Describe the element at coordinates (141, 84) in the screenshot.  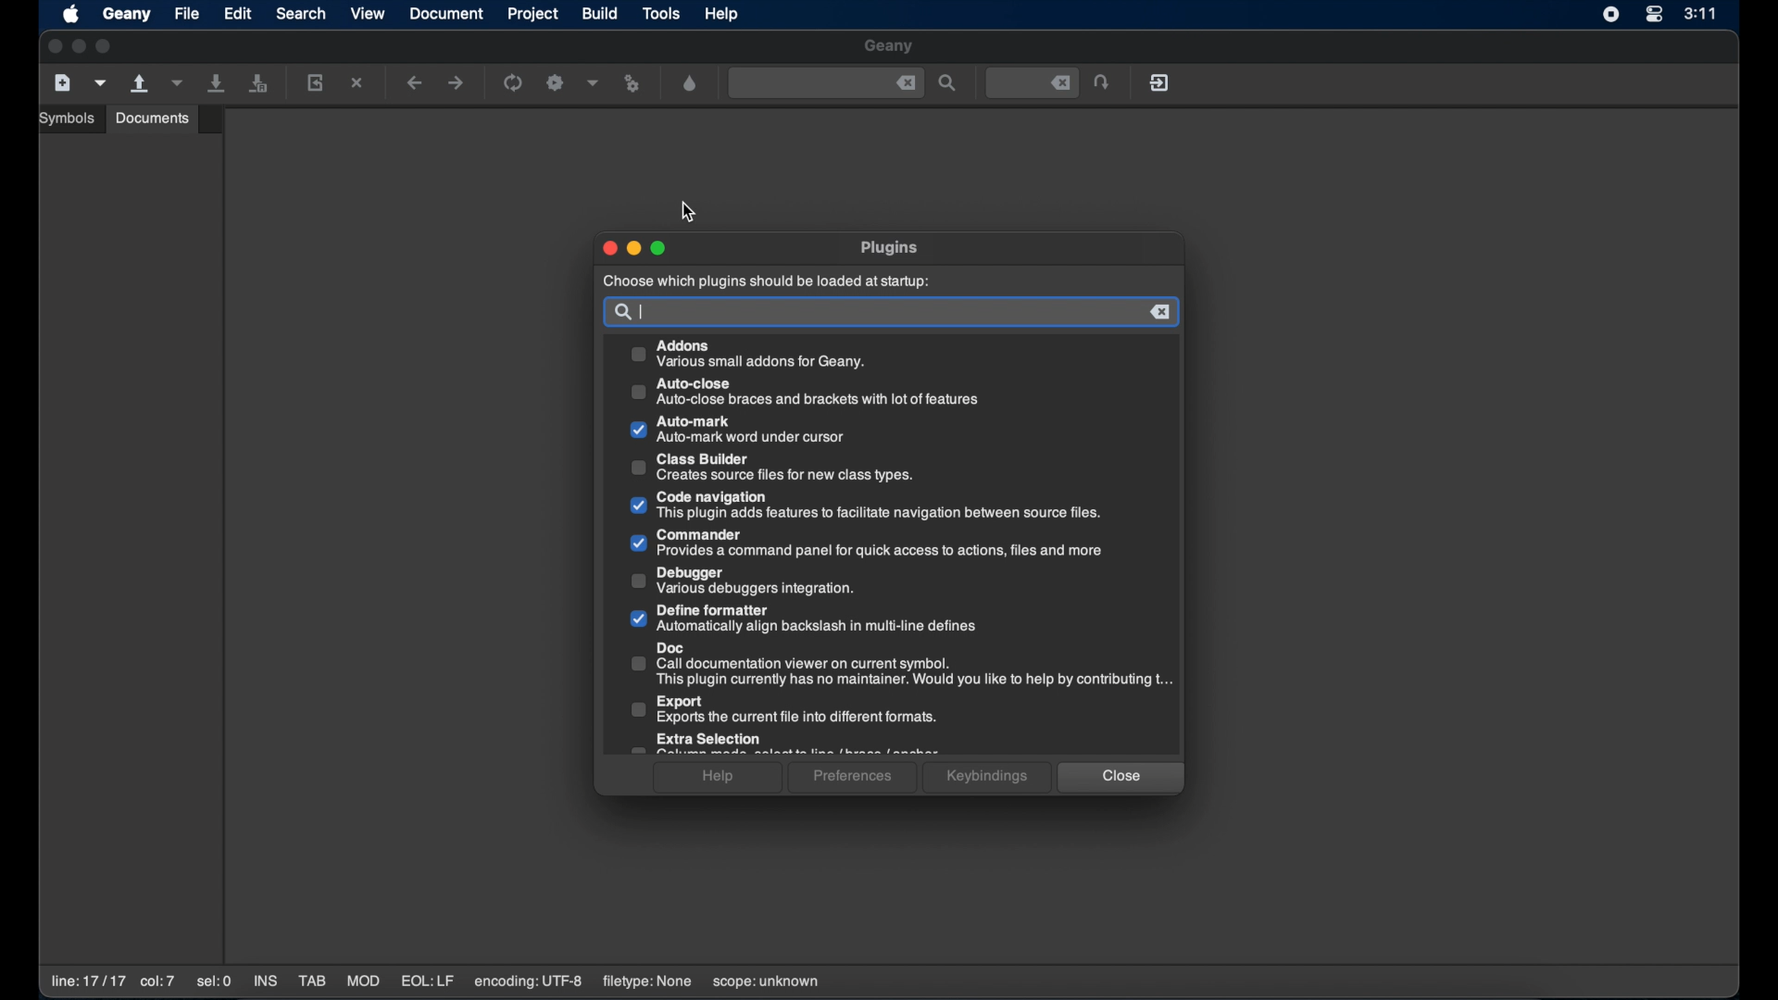
I see `open an existing file` at that location.